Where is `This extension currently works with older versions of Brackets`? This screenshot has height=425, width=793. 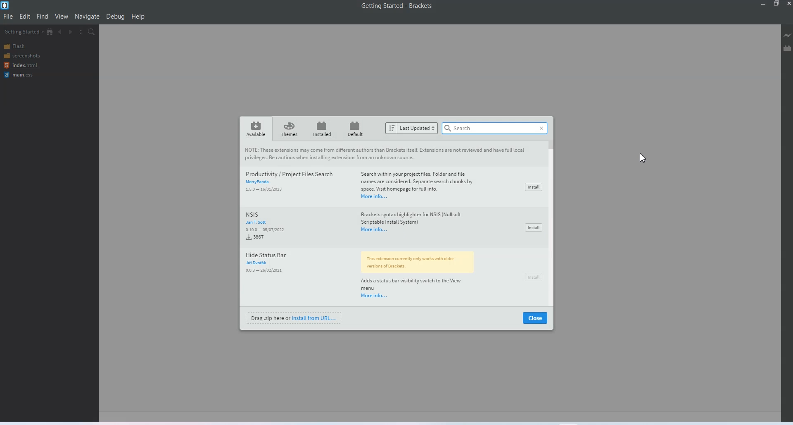
This extension currently works with older versions of Brackets is located at coordinates (418, 260).